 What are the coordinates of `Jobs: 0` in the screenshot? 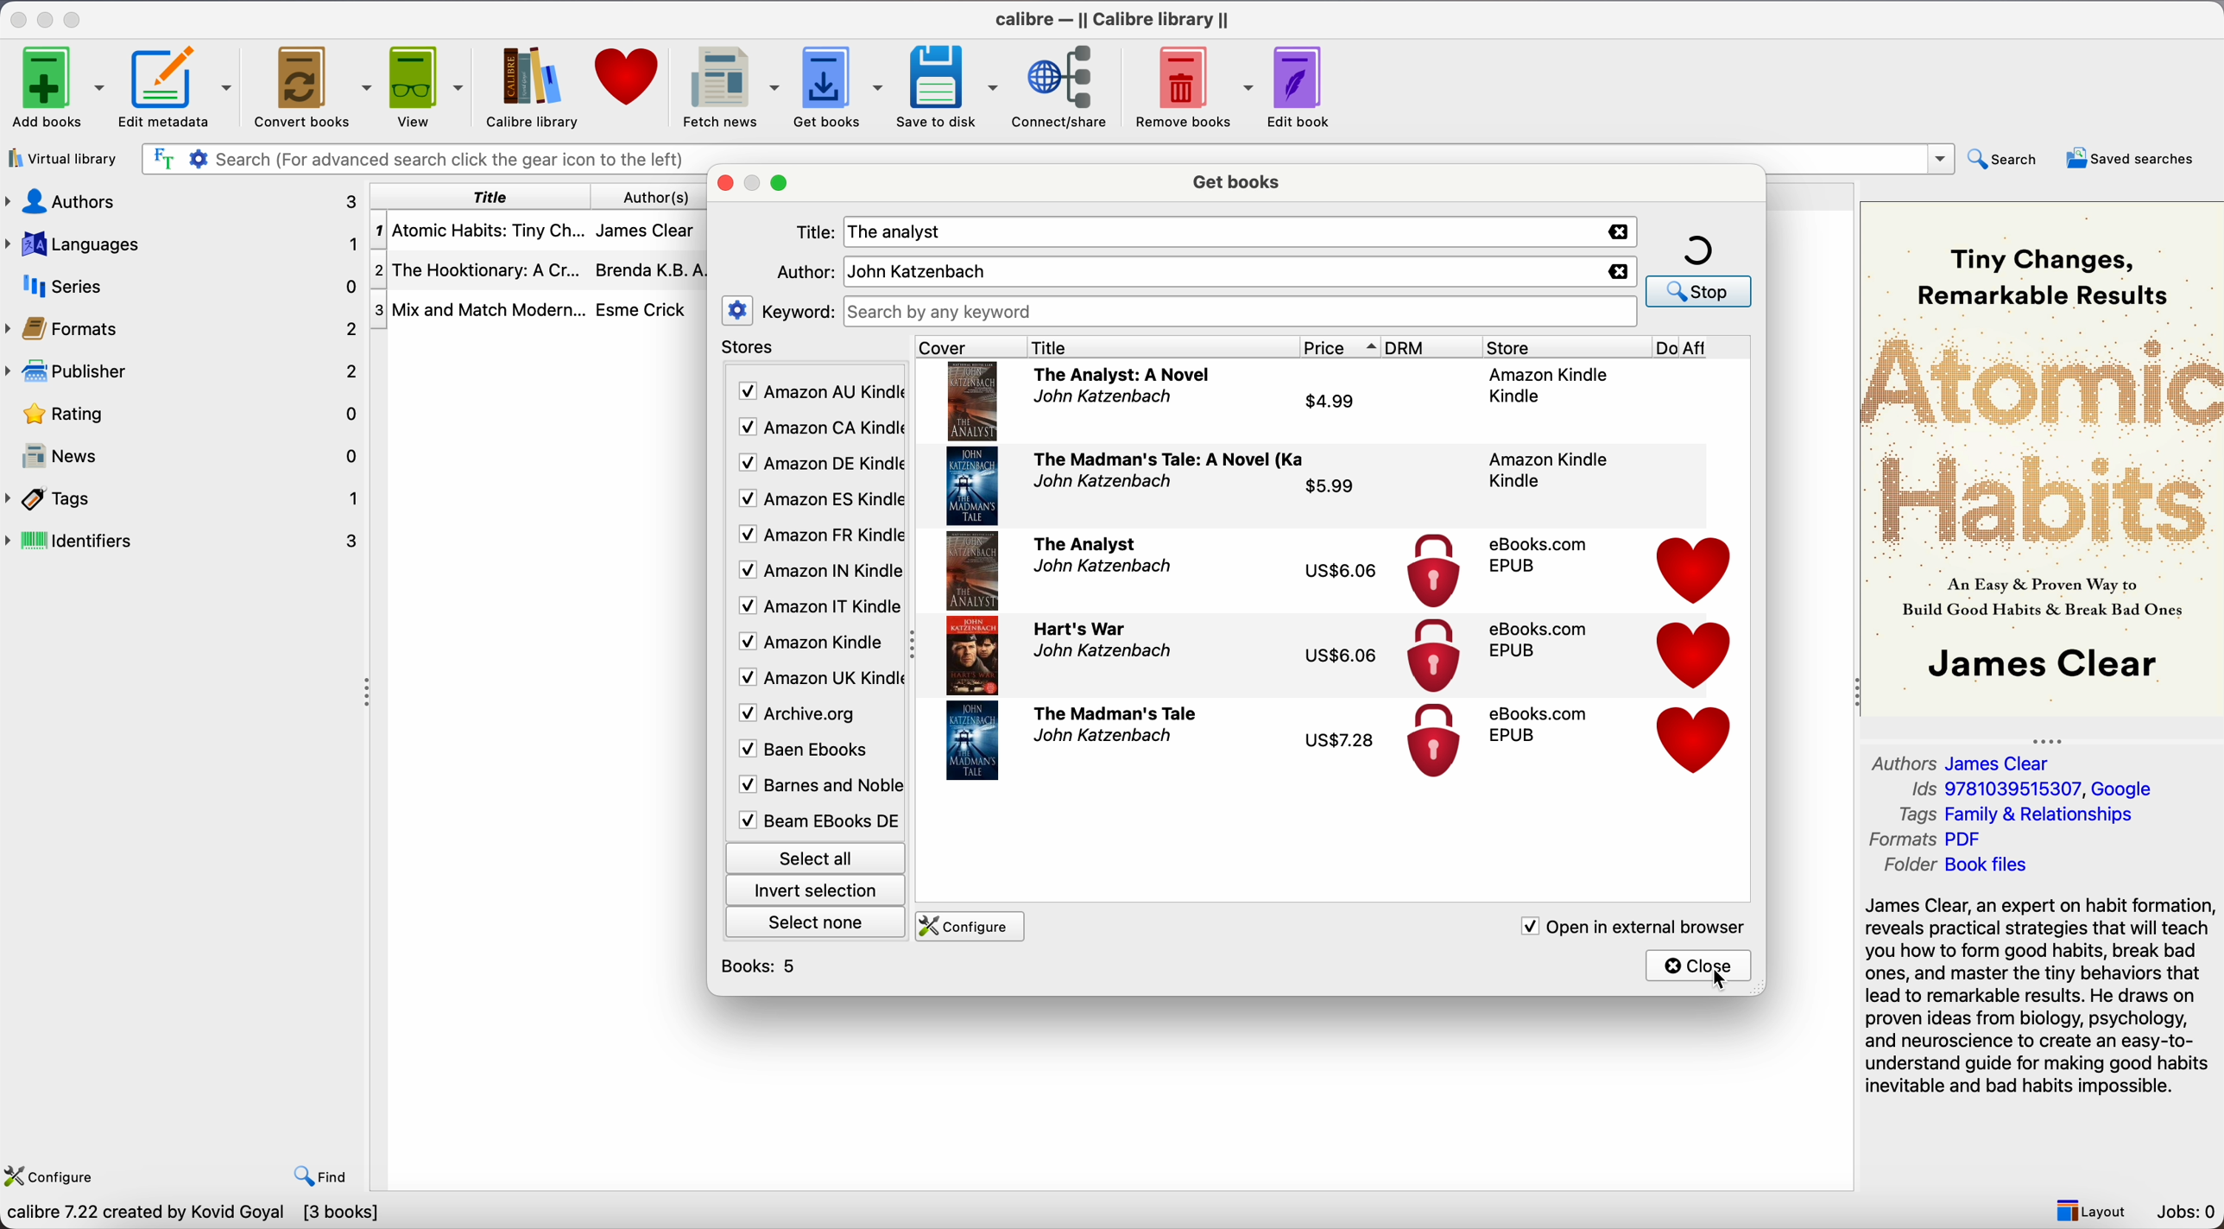 It's located at (2189, 1214).